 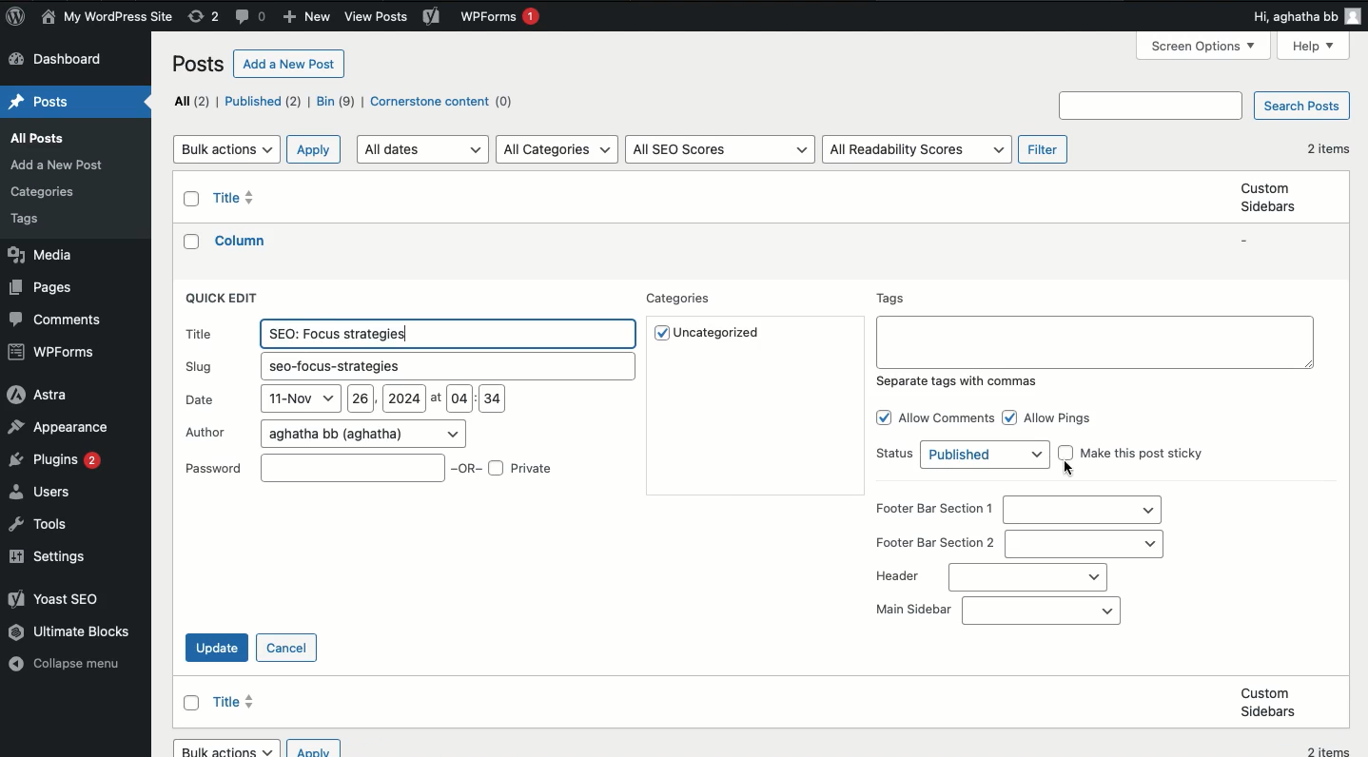 I want to click on All readability scores, so click(x=916, y=150).